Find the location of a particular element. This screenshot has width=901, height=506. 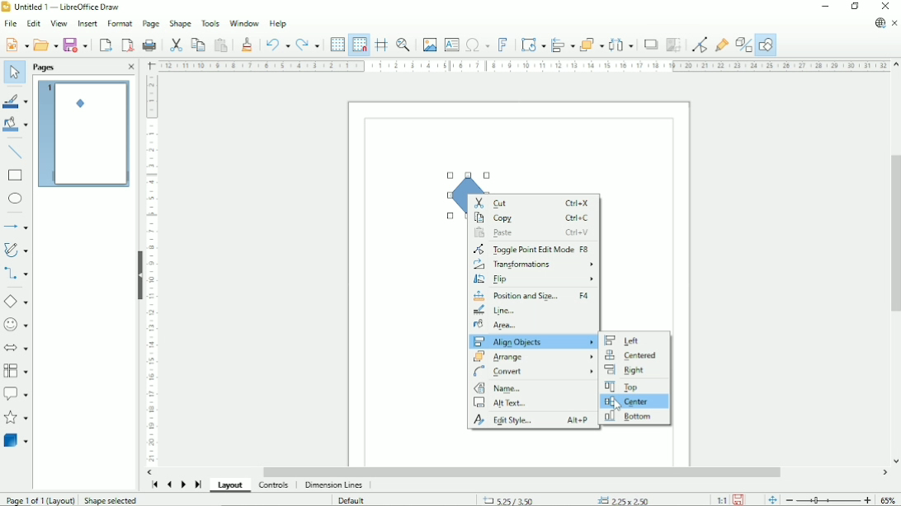

Snap to grid is located at coordinates (360, 45).